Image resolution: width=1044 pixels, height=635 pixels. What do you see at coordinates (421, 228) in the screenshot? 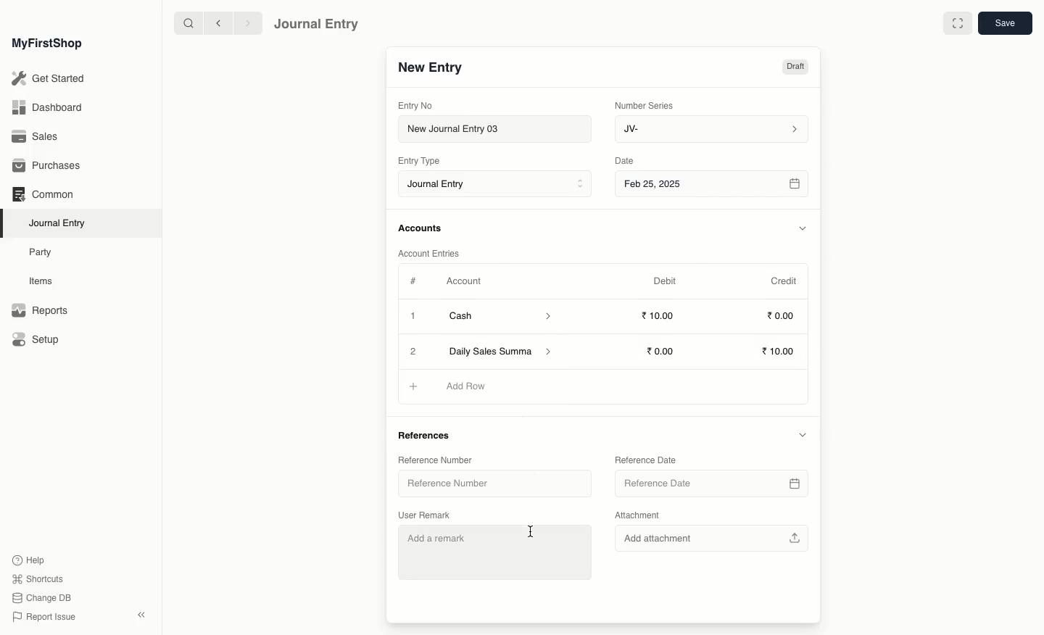
I see `Accounts` at bounding box center [421, 228].